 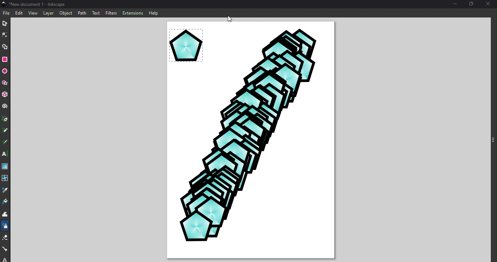 I want to click on Text tool, so click(x=5, y=154).